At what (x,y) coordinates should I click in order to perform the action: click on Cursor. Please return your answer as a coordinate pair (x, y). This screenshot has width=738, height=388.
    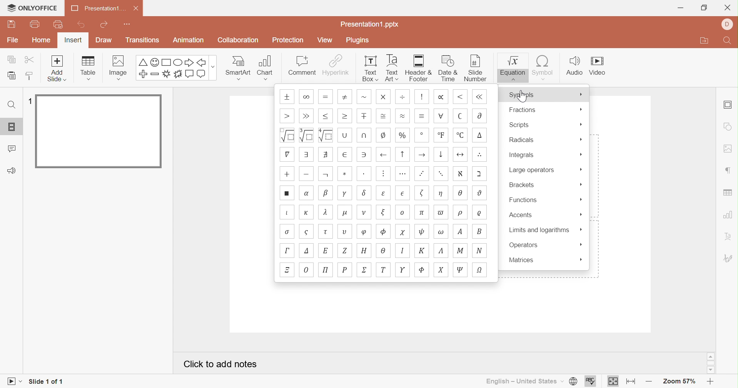
    Looking at the image, I should click on (524, 97).